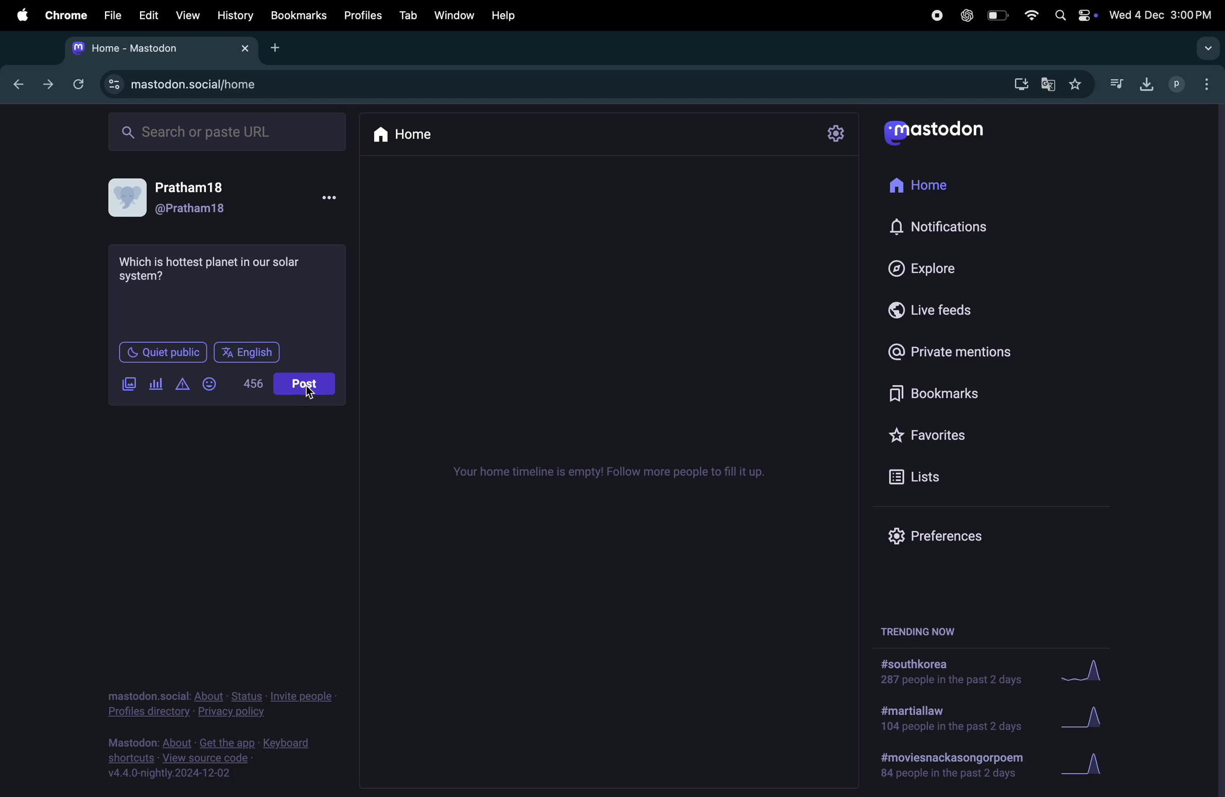  Describe the element at coordinates (969, 349) in the screenshot. I see `private mentions` at that location.